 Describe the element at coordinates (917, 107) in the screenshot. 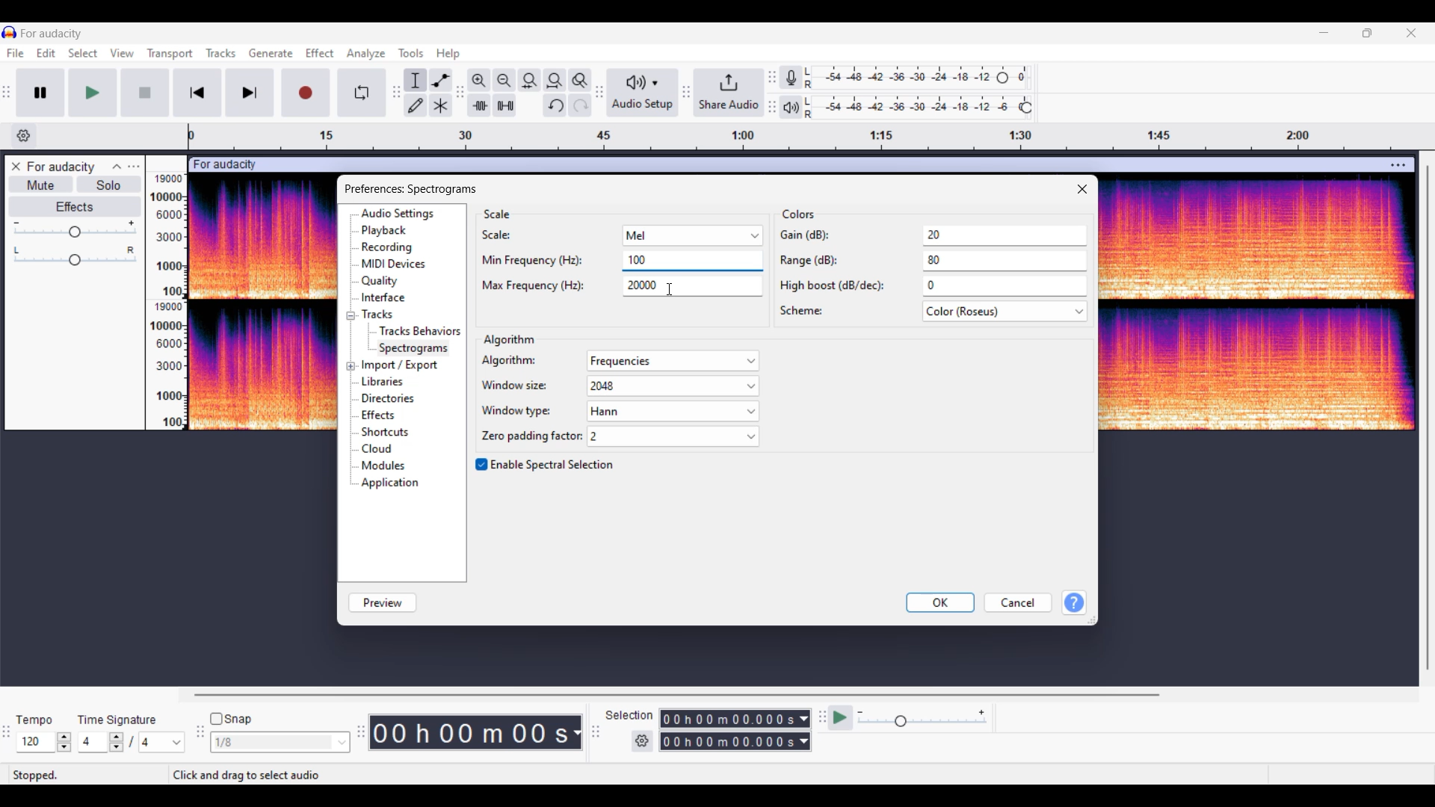

I see `Playback level` at that location.